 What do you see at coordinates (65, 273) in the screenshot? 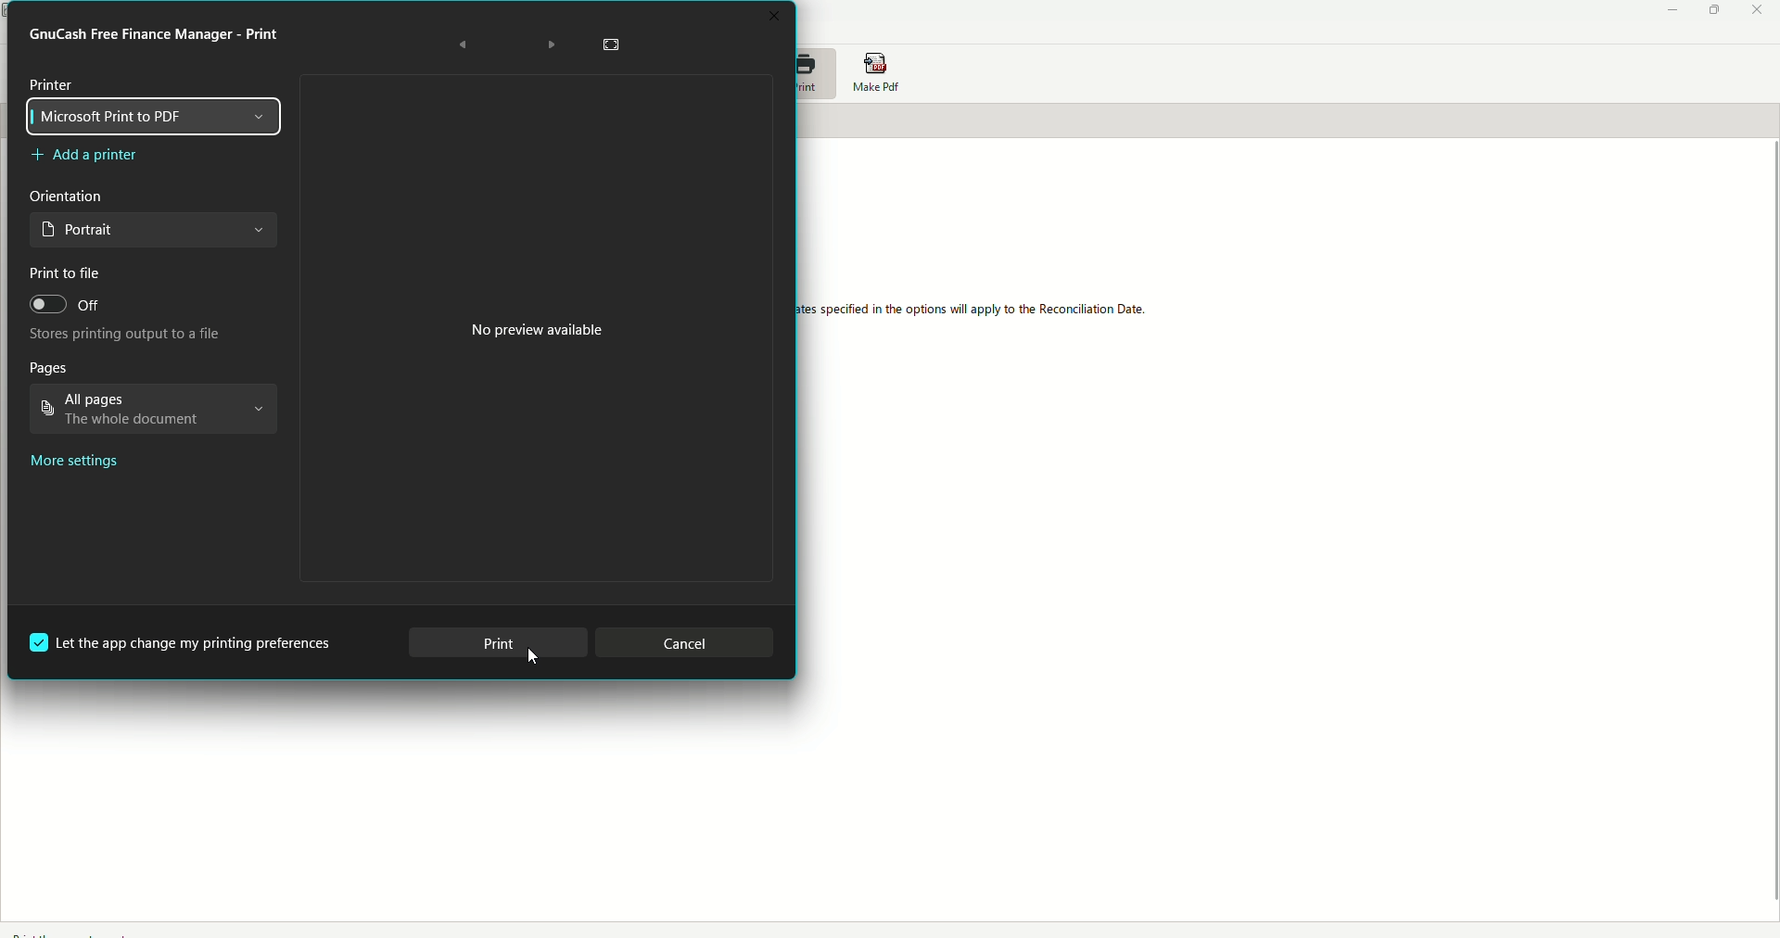
I see `Print to file` at bounding box center [65, 273].